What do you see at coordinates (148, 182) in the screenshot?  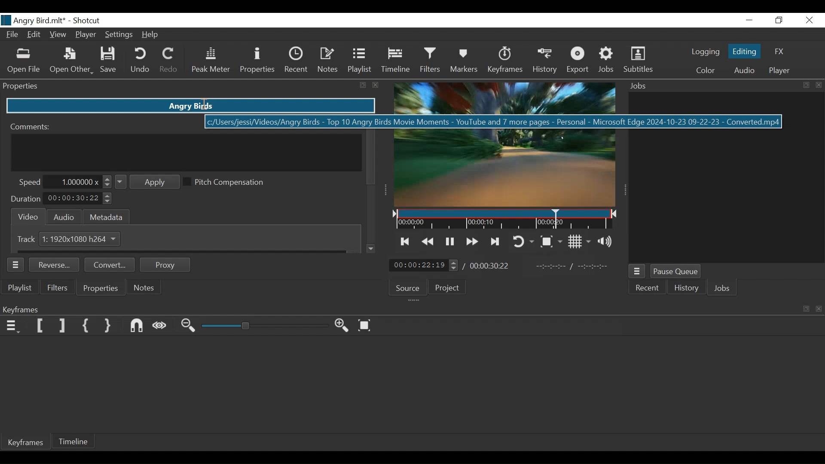 I see `Apply` at bounding box center [148, 182].